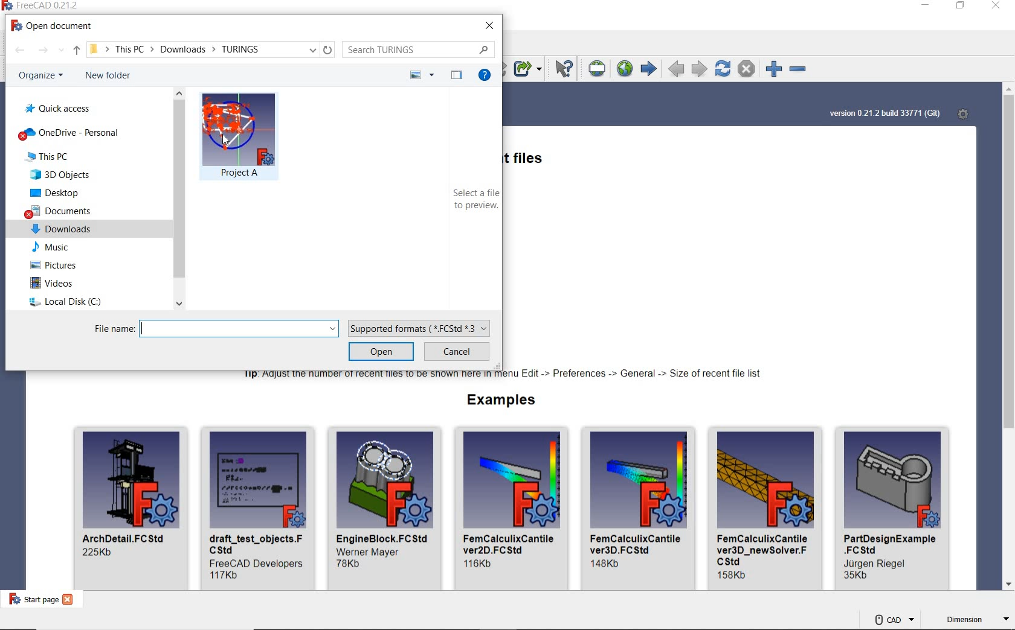  I want to click on MAKE SUB-LINK, so click(527, 70).